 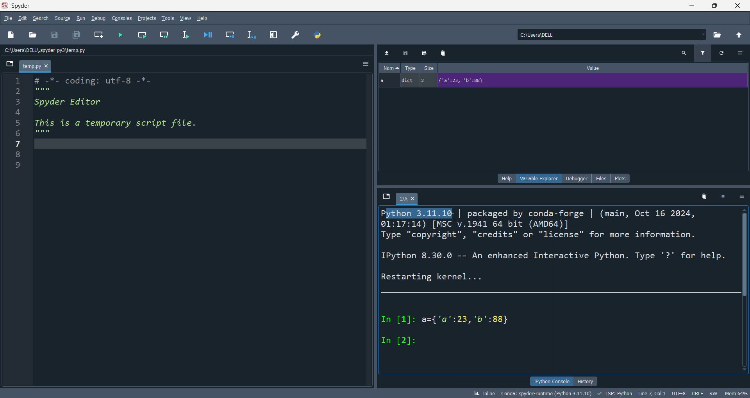 What do you see at coordinates (713, 393) in the screenshot?
I see `rw` at bounding box center [713, 393].